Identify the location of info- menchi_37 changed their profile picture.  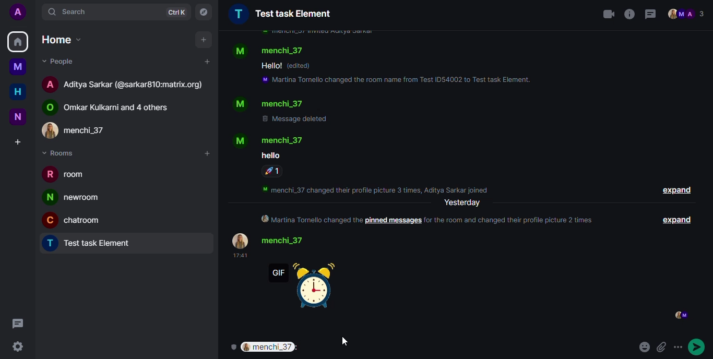
(379, 188).